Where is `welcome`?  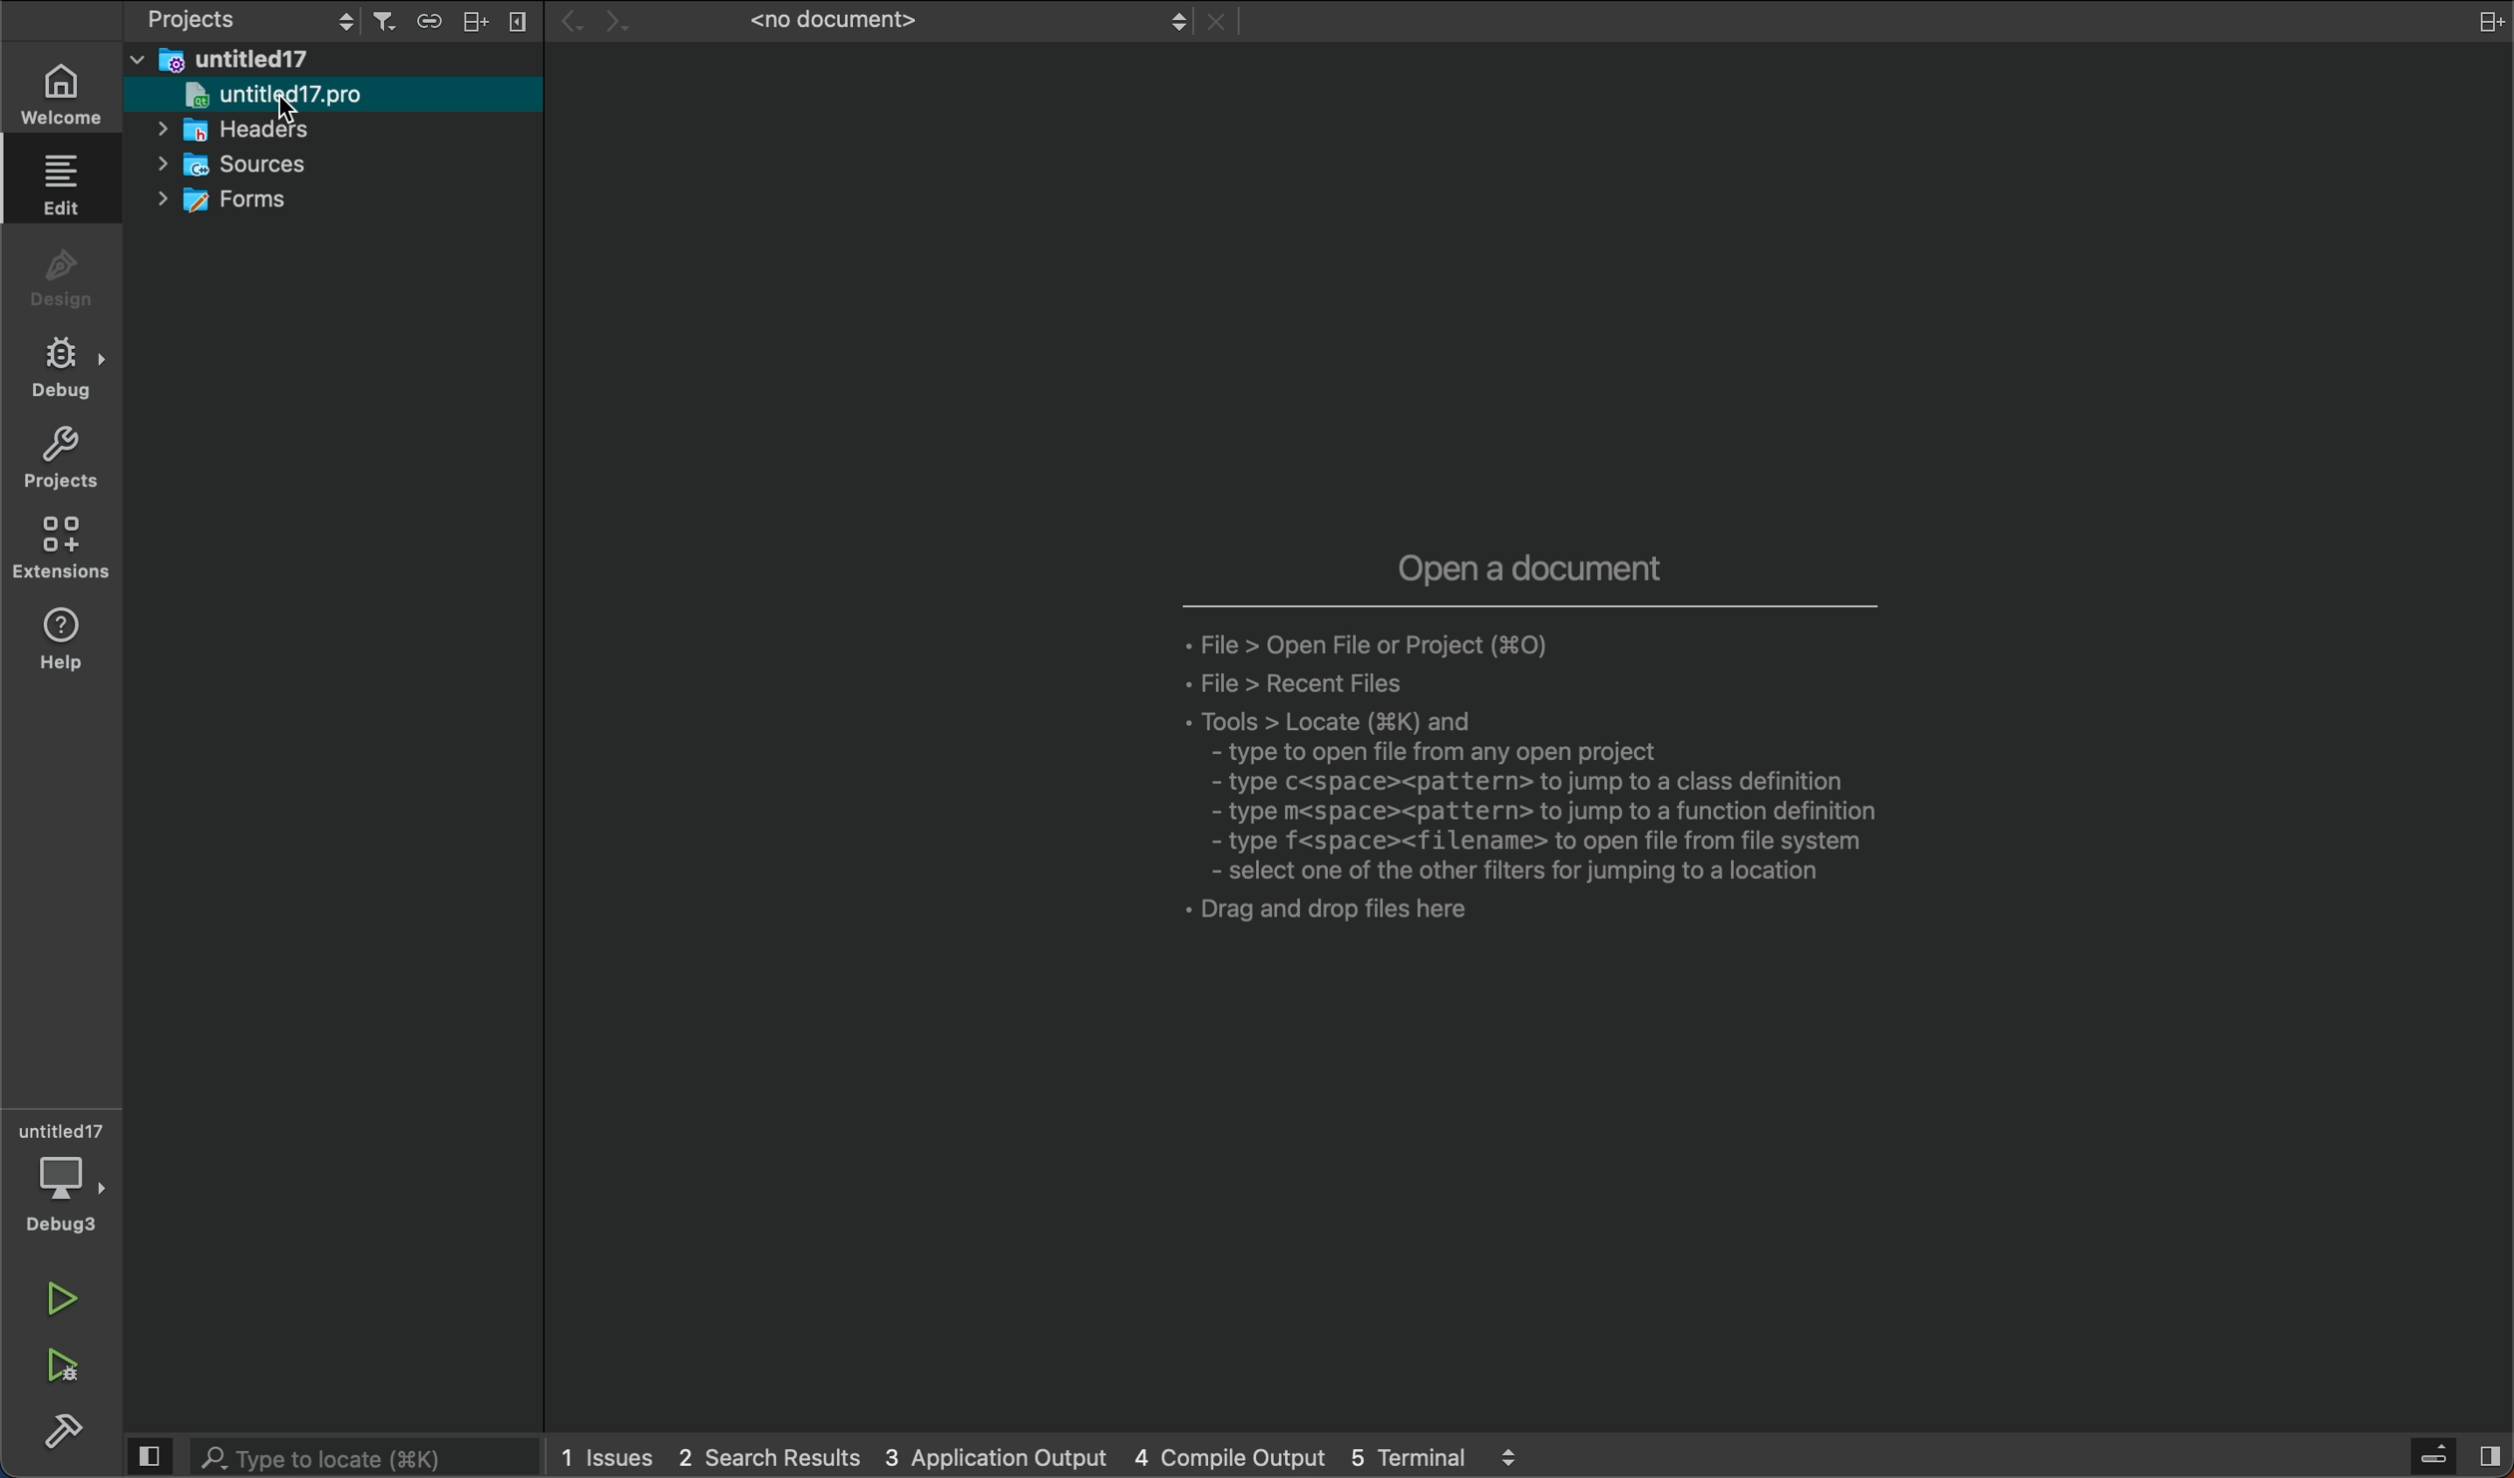 welcome is located at coordinates (73, 91).